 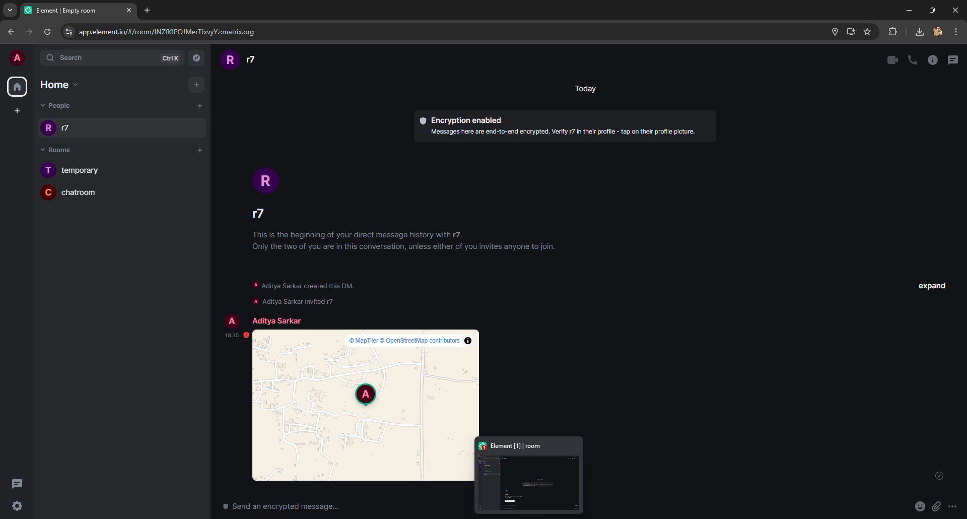 What do you see at coordinates (894, 32) in the screenshot?
I see `extensions` at bounding box center [894, 32].